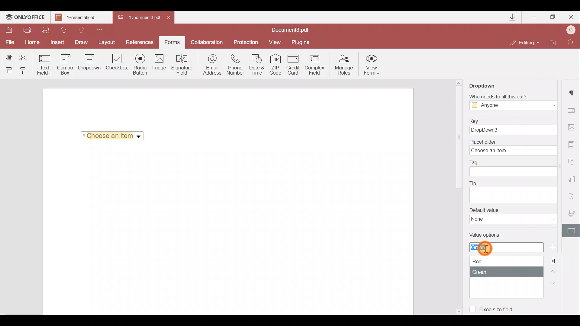 The height and width of the screenshot is (326, 580). What do you see at coordinates (102, 30) in the screenshot?
I see `Customize quick access toolbar` at bounding box center [102, 30].